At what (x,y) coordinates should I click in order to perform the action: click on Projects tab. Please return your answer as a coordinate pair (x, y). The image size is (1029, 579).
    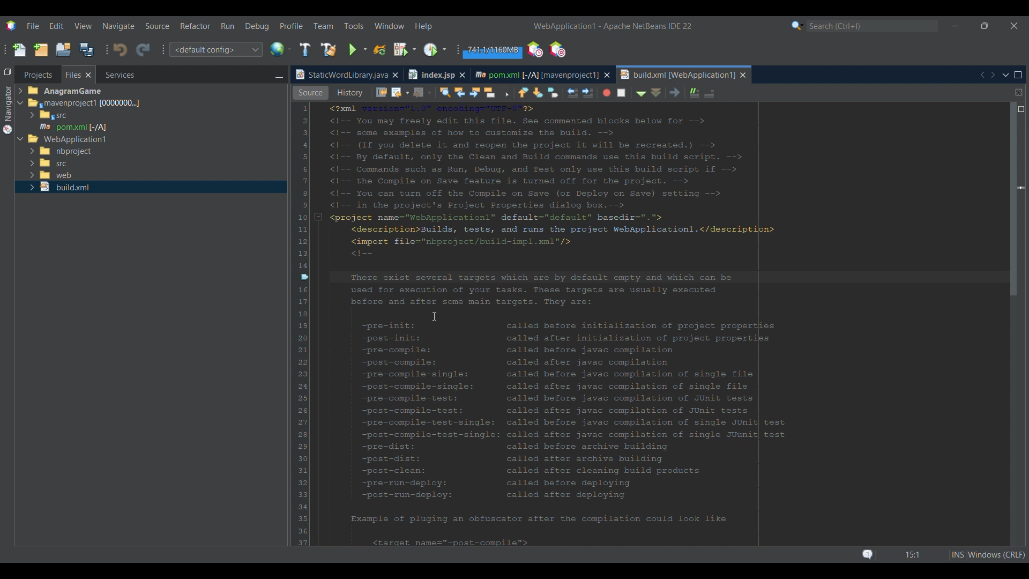
    Looking at the image, I should click on (38, 75).